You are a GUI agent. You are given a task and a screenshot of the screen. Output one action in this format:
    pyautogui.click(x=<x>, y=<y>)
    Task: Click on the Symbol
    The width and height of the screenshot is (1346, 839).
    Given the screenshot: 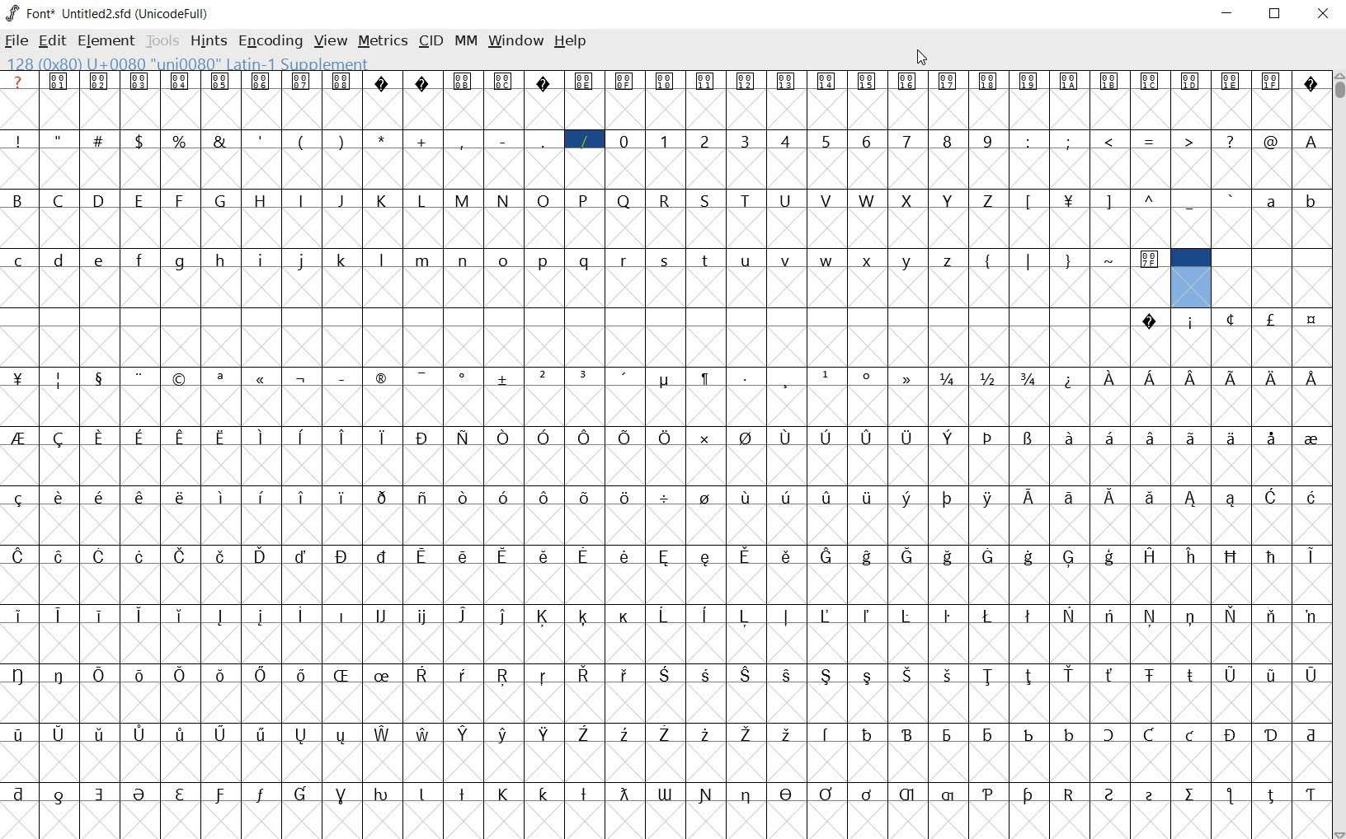 What is the action you would take?
    pyautogui.click(x=1231, y=555)
    